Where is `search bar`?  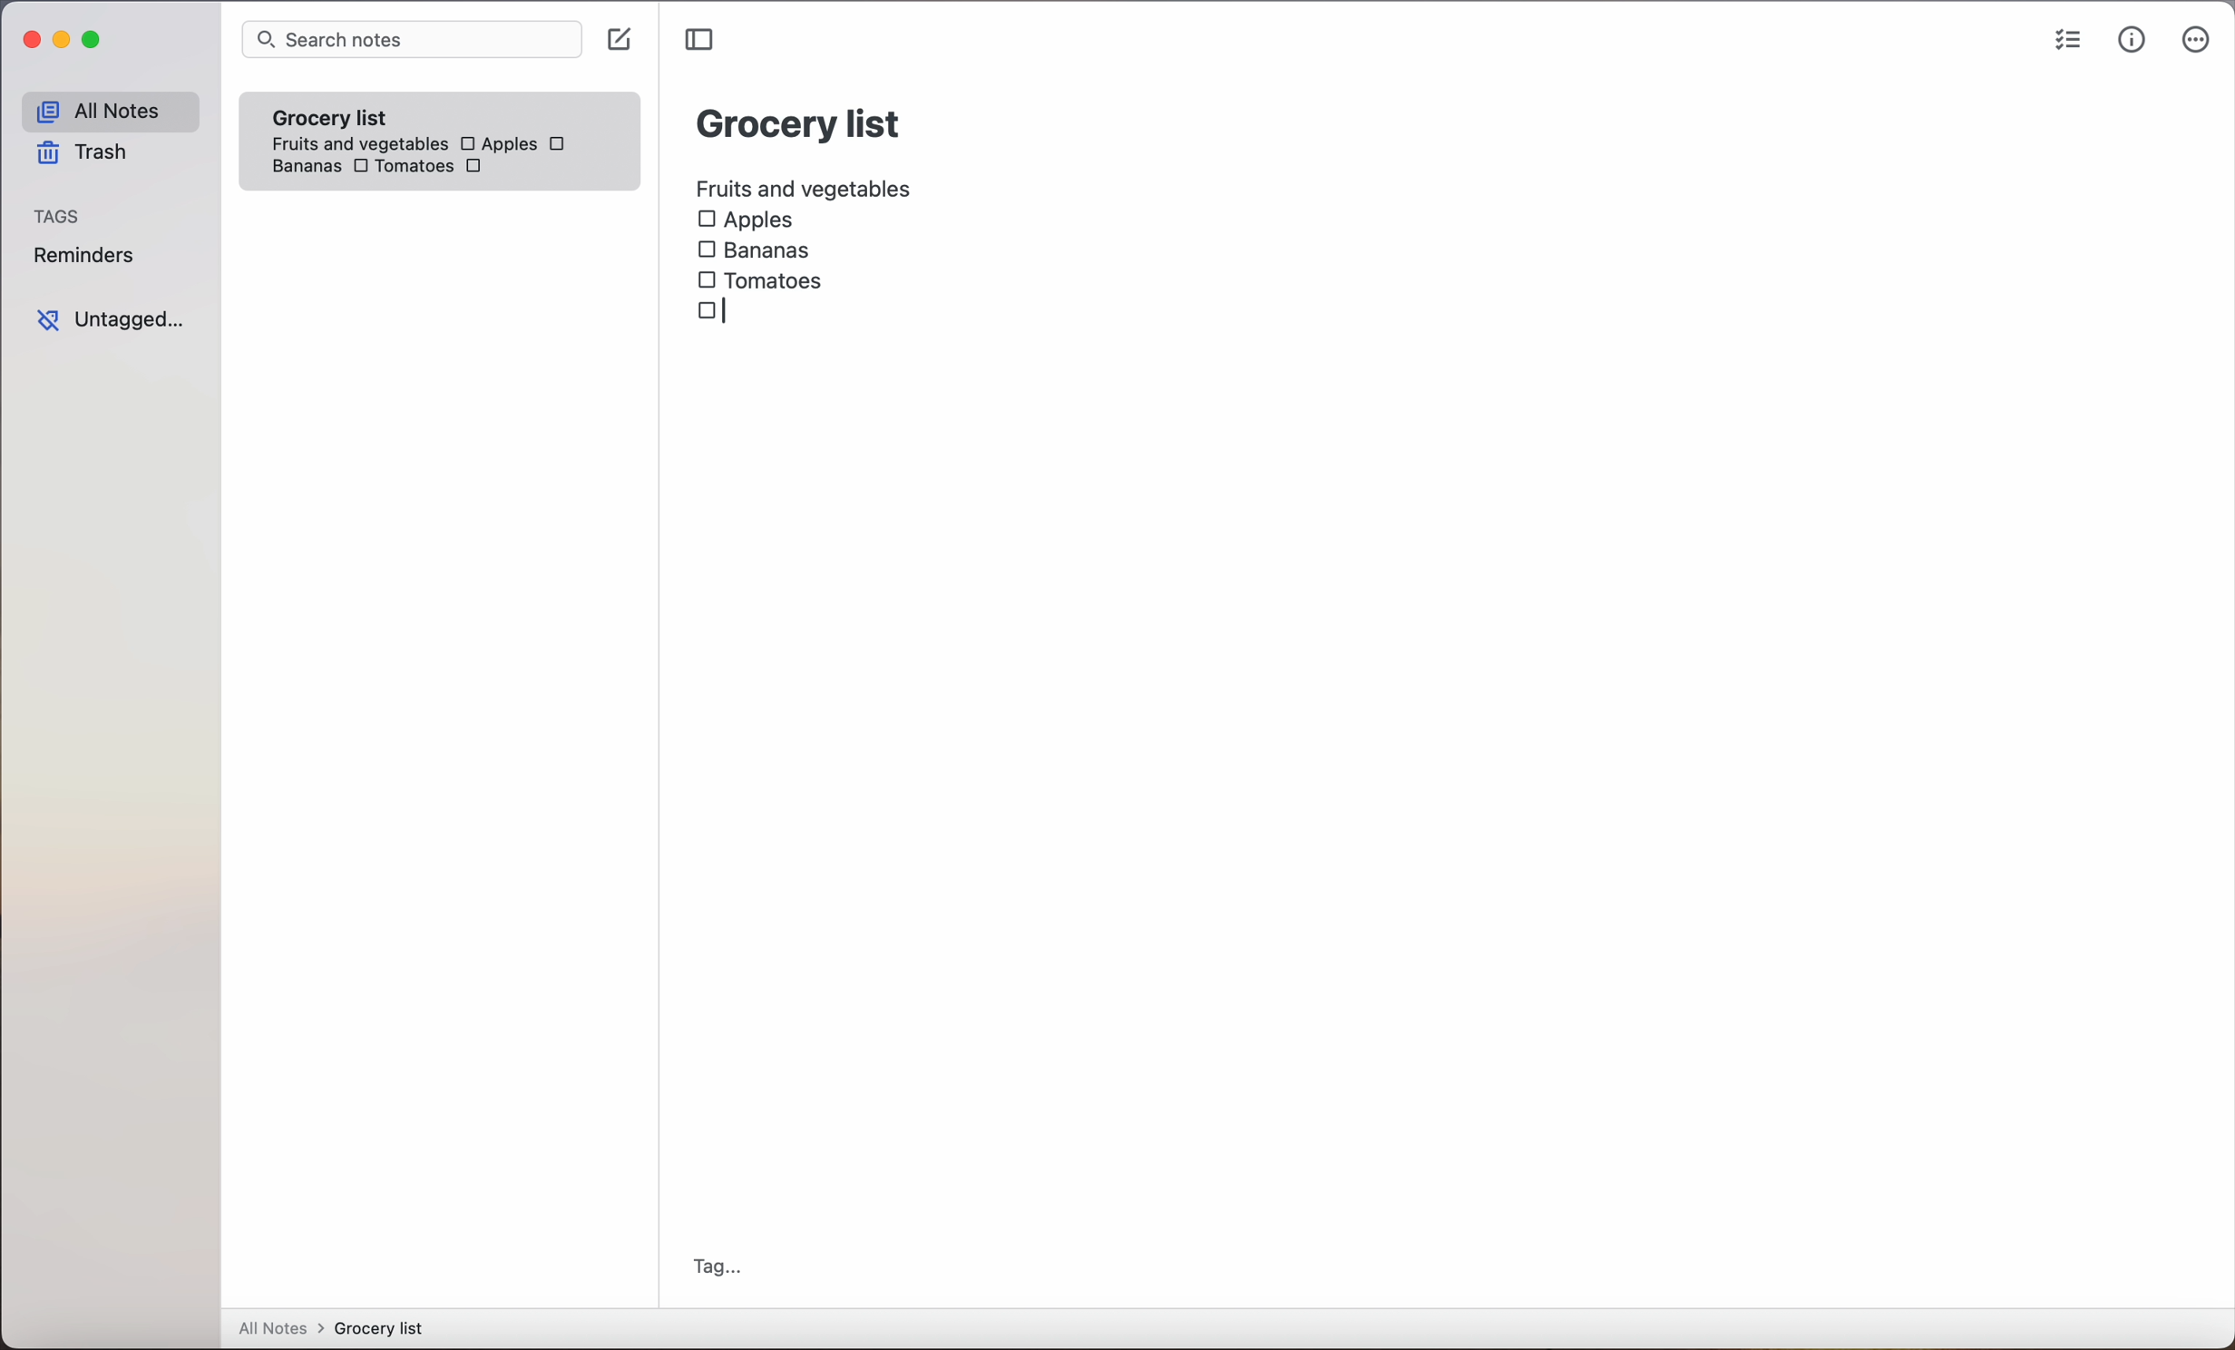
search bar is located at coordinates (411, 41).